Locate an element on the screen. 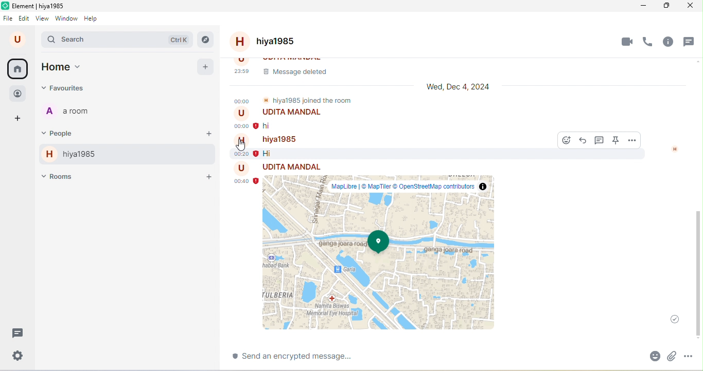  hiya 1985 is located at coordinates (275, 42).